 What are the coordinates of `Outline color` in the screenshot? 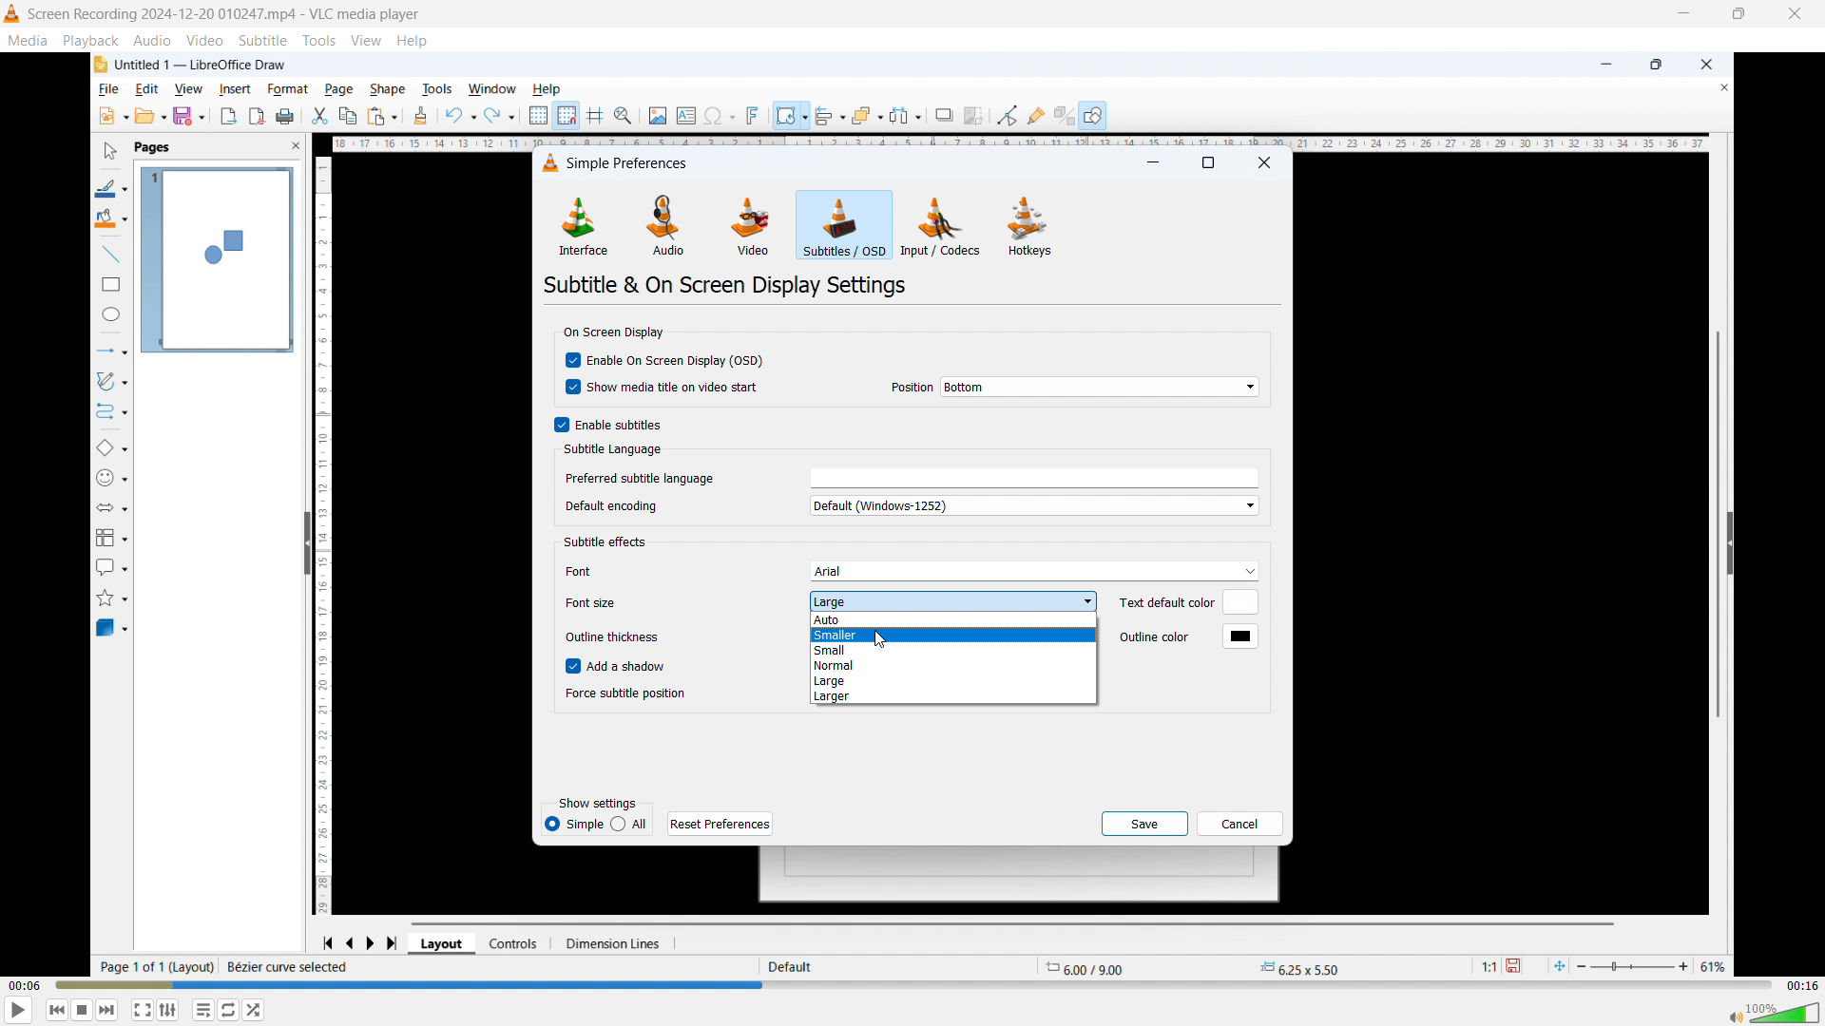 It's located at (1154, 636).